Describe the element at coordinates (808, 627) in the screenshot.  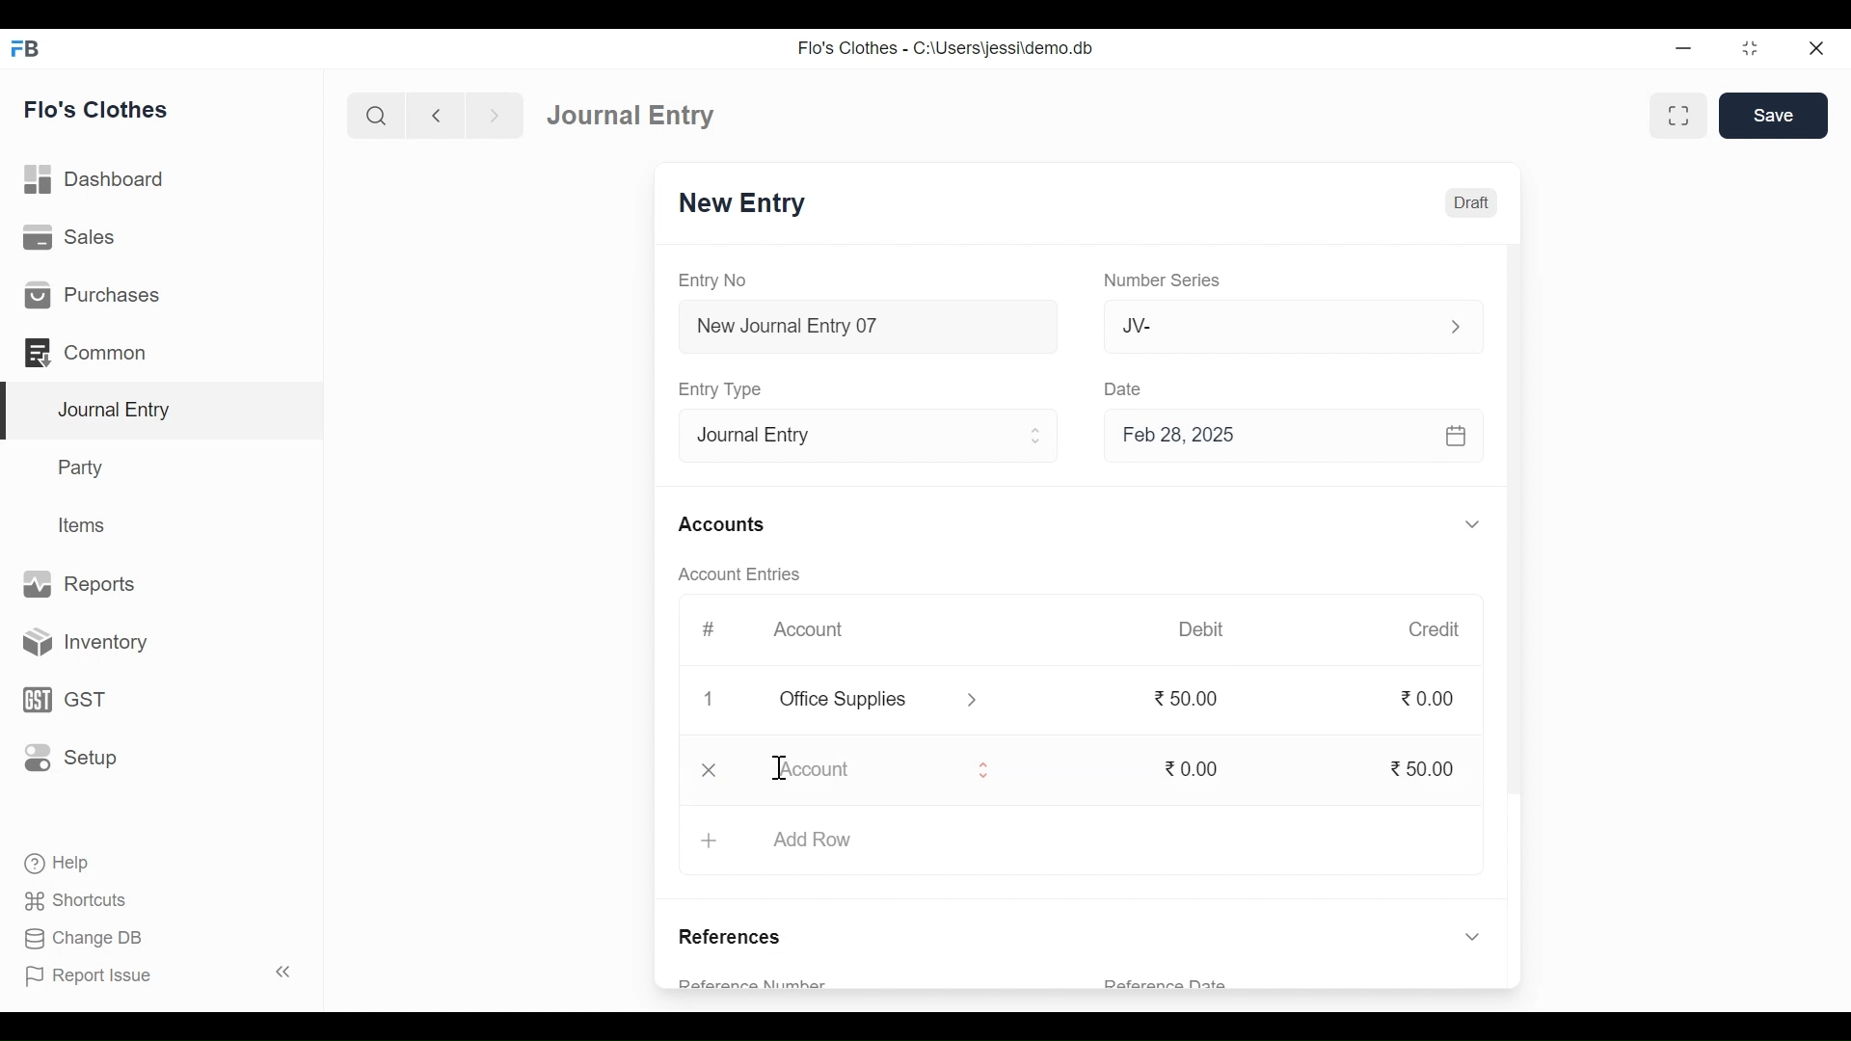
I see `Account` at that location.